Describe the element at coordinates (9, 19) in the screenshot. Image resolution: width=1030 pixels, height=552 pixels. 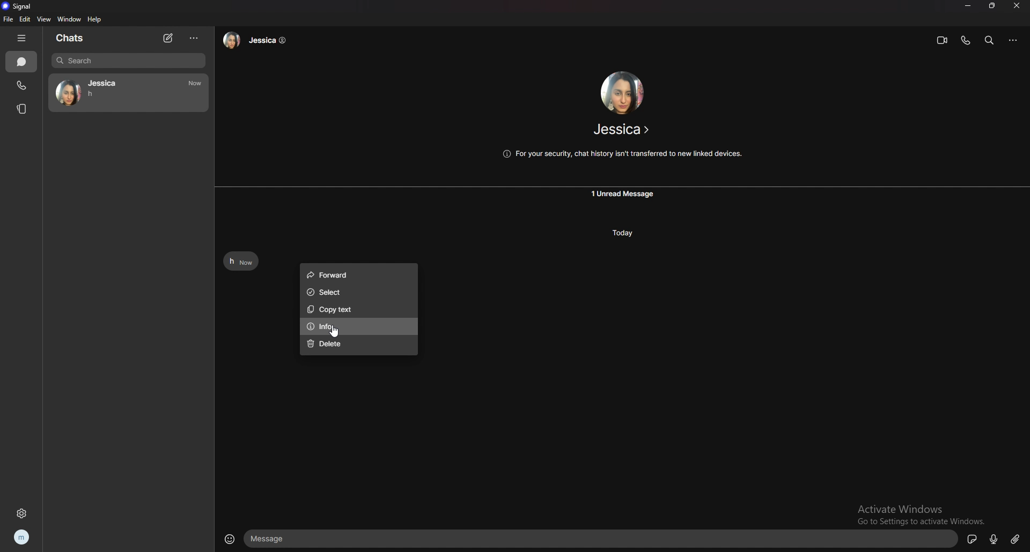
I see `file` at that location.